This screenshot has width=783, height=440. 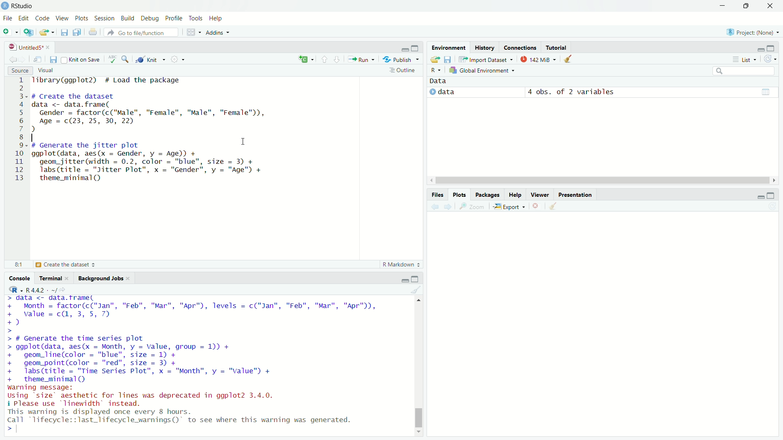 What do you see at coordinates (164, 162) in the screenshot?
I see `code to generate the jitter plot` at bounding box center [164, 162].